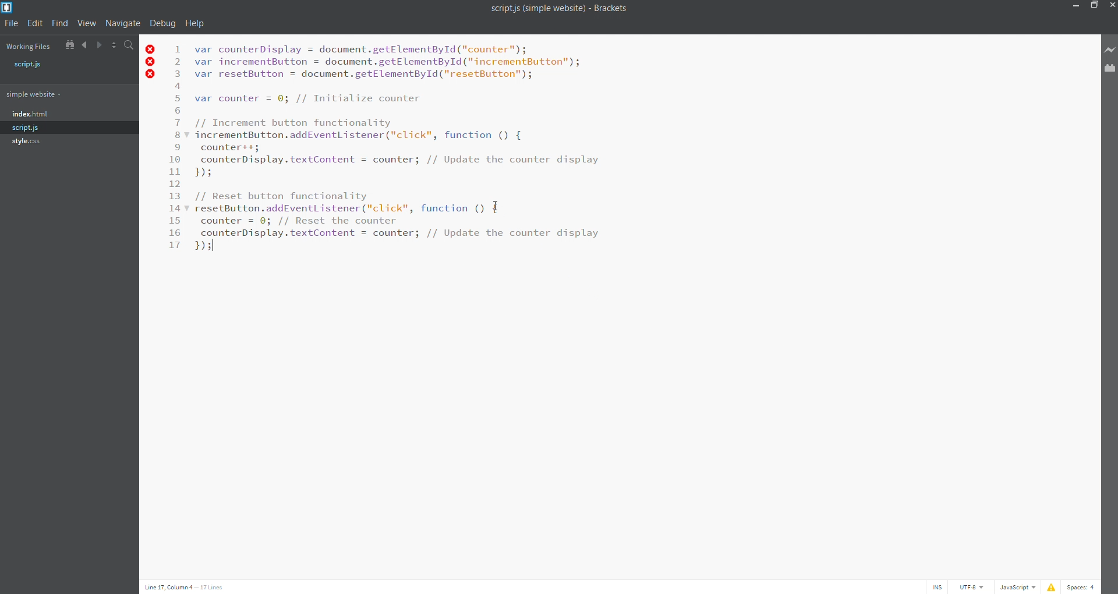  What do you see at coordinates (65, 140) in the screenshot?
I see `style.css` at bounding box center [65, 140].